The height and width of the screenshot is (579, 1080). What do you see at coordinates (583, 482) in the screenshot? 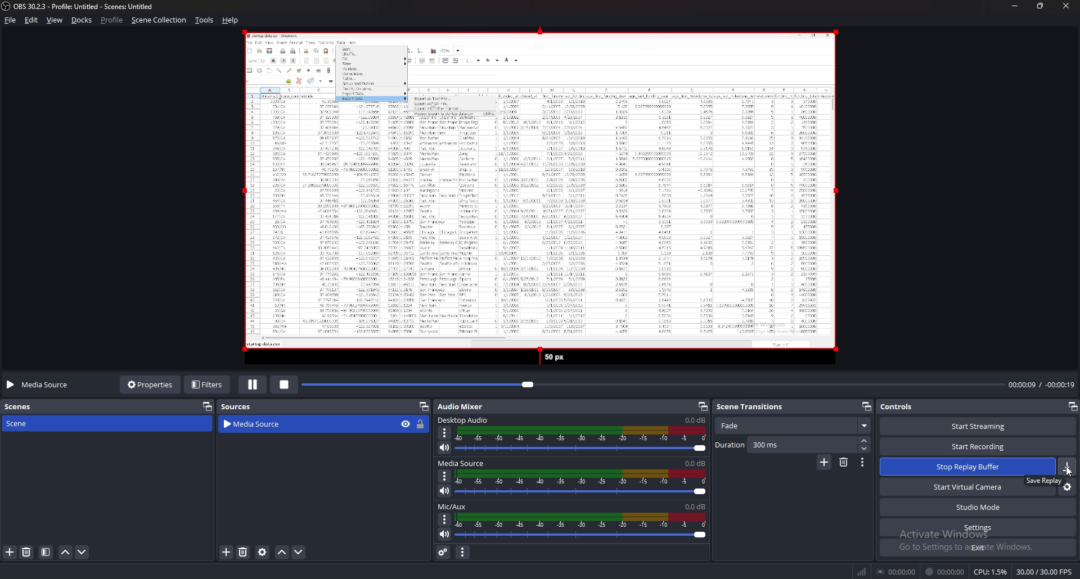
I see `media source audio adjust` at bounding box center [583, 482].